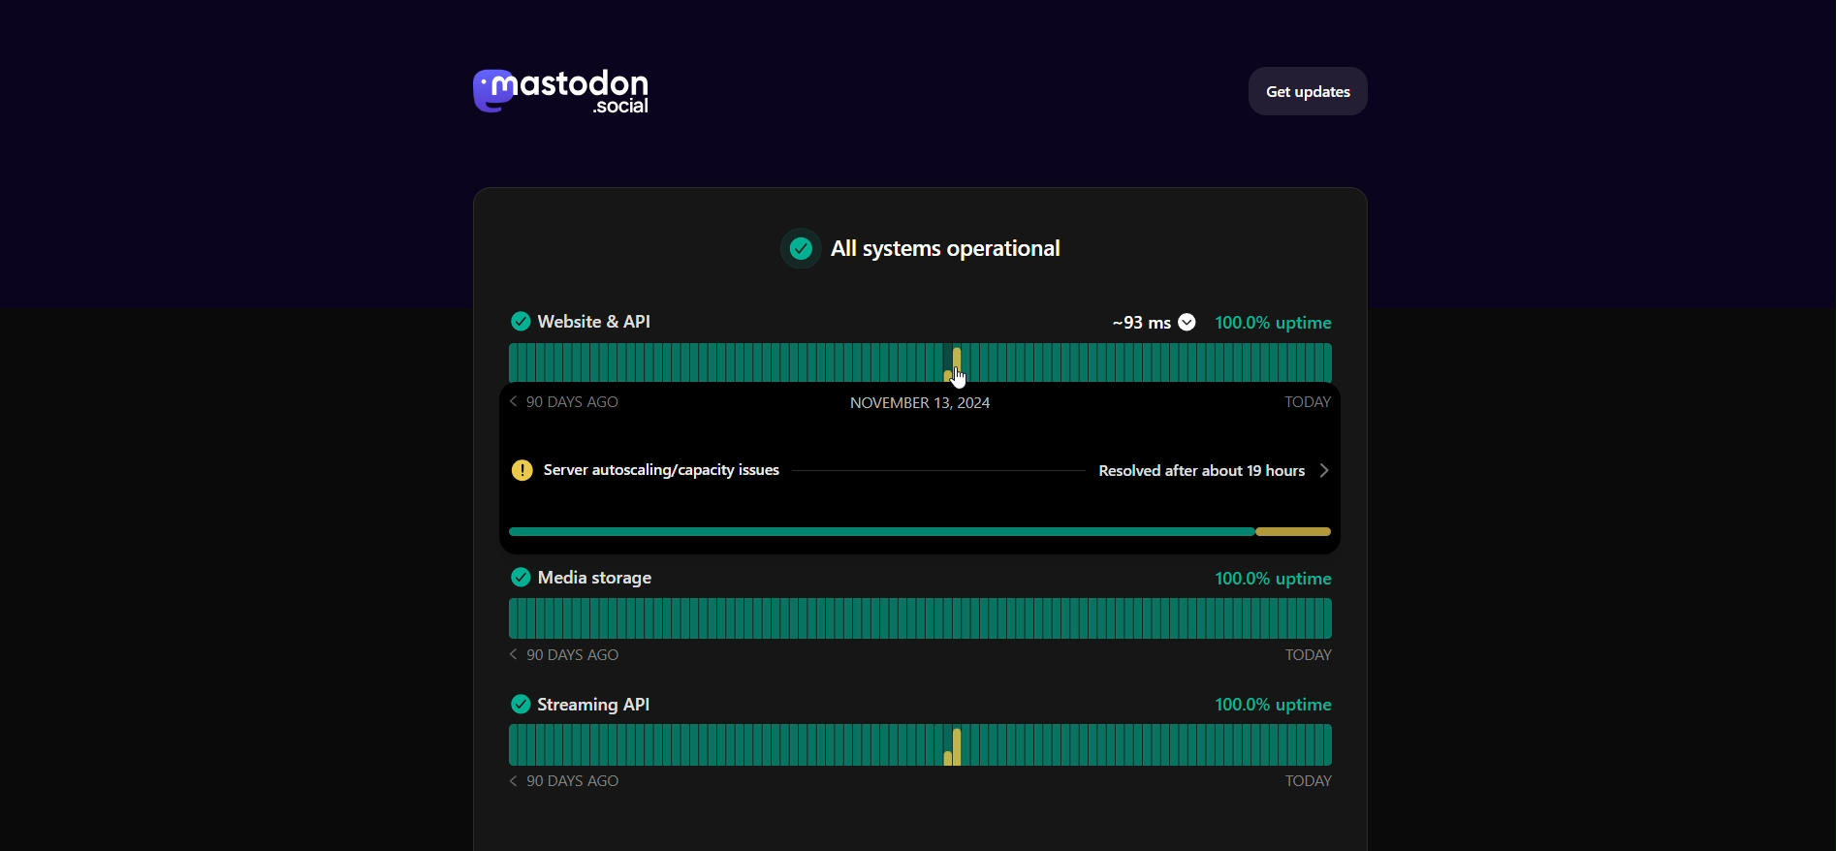  What do you see at coordinates (963, 377) in the screenshot?
I see `cursor` at bounding box center [963, 377].